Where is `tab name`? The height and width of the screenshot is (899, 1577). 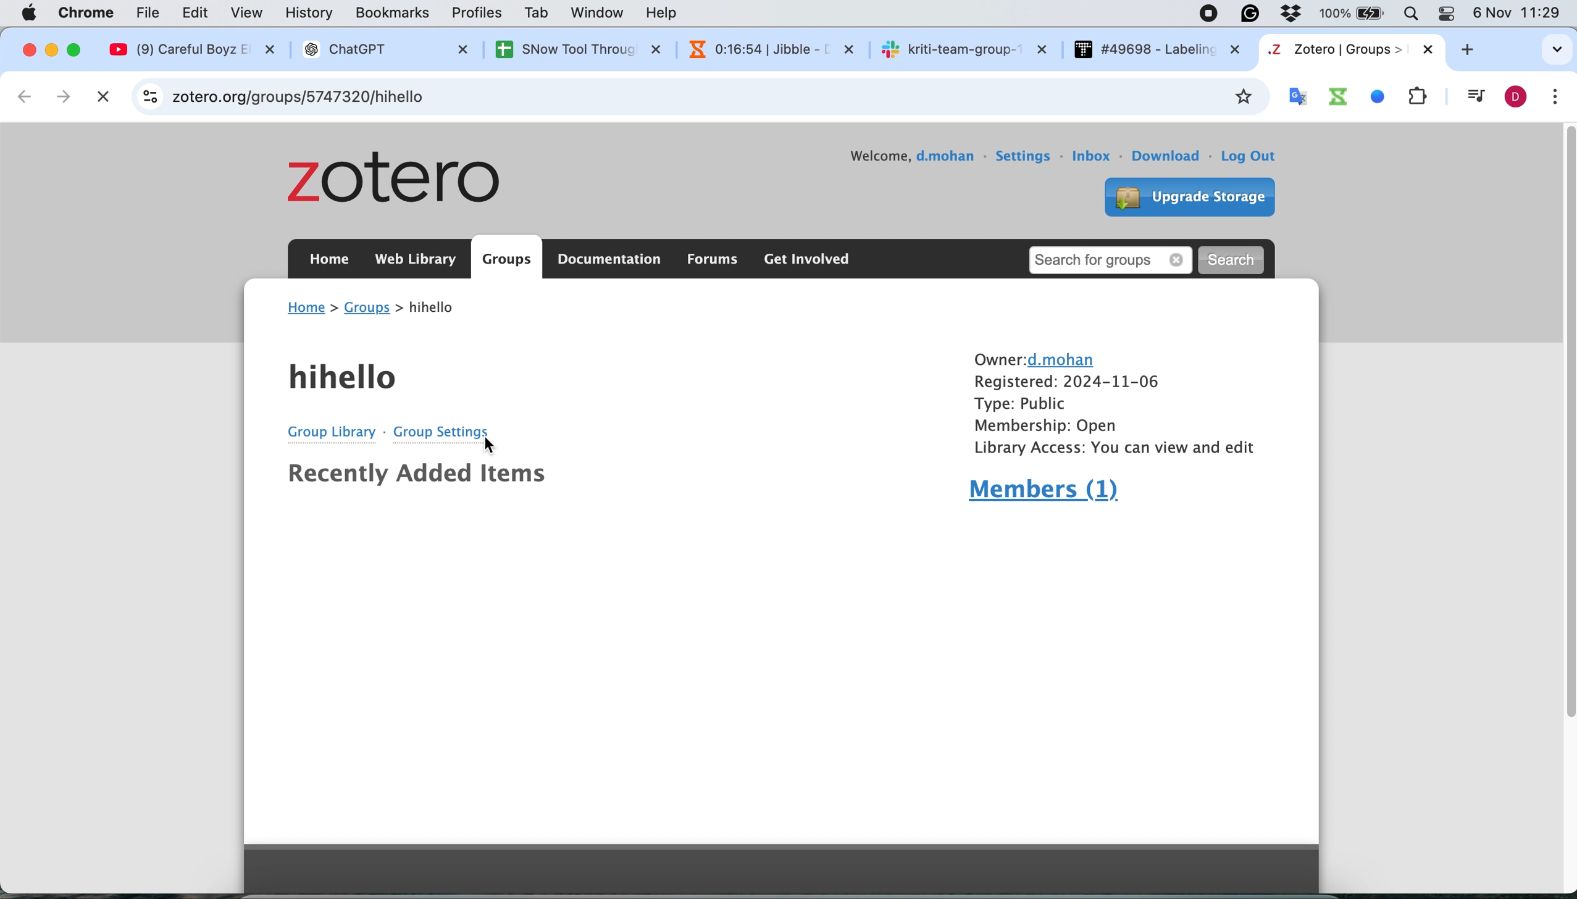 tab name is located at coordinates (1350, 49).